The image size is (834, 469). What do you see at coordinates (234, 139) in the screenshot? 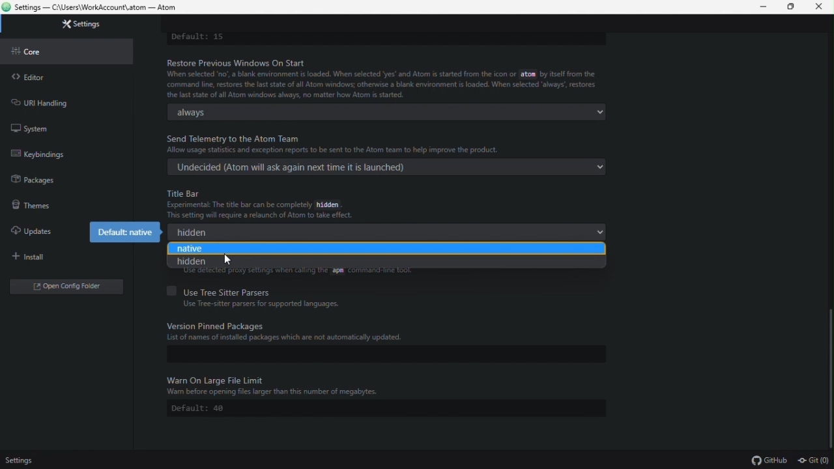
I see `Send Telemetry to the Atom Team` at bounding box center [234, 139].